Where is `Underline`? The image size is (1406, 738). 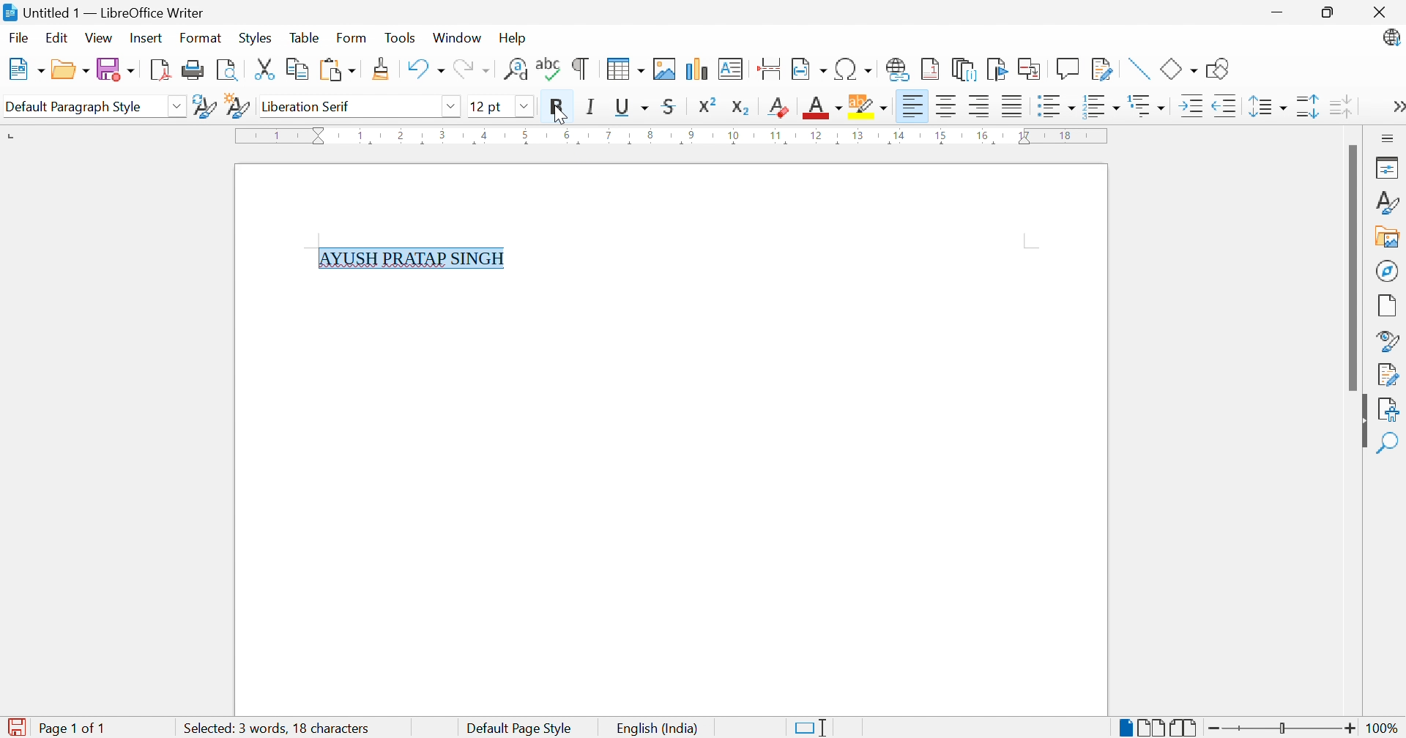 Underline is located at coordinates (631, 108).